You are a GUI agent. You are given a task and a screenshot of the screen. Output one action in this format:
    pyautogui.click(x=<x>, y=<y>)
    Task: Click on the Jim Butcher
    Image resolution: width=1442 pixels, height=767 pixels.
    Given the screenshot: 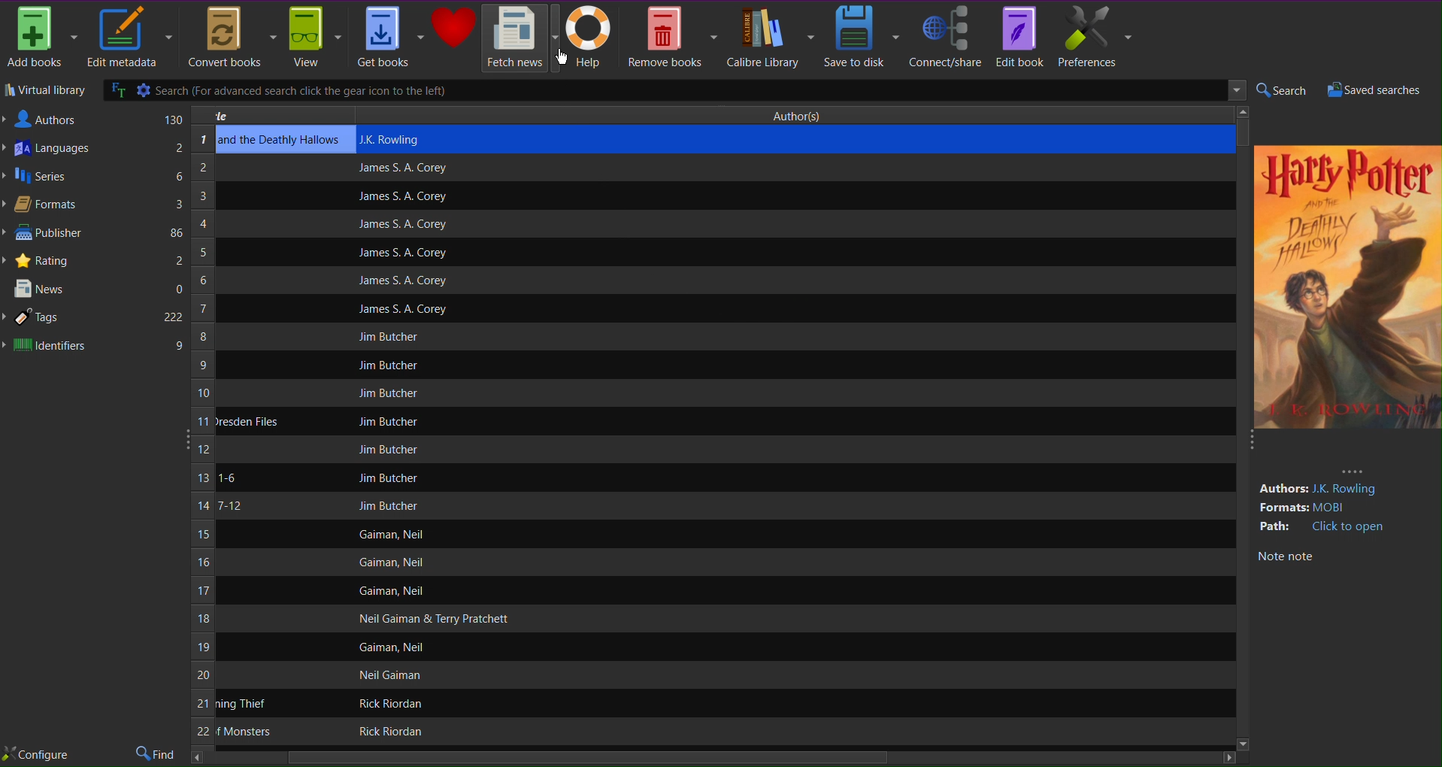 What is the action you would take?
    pyautogui.click(x=384, y=366)
    